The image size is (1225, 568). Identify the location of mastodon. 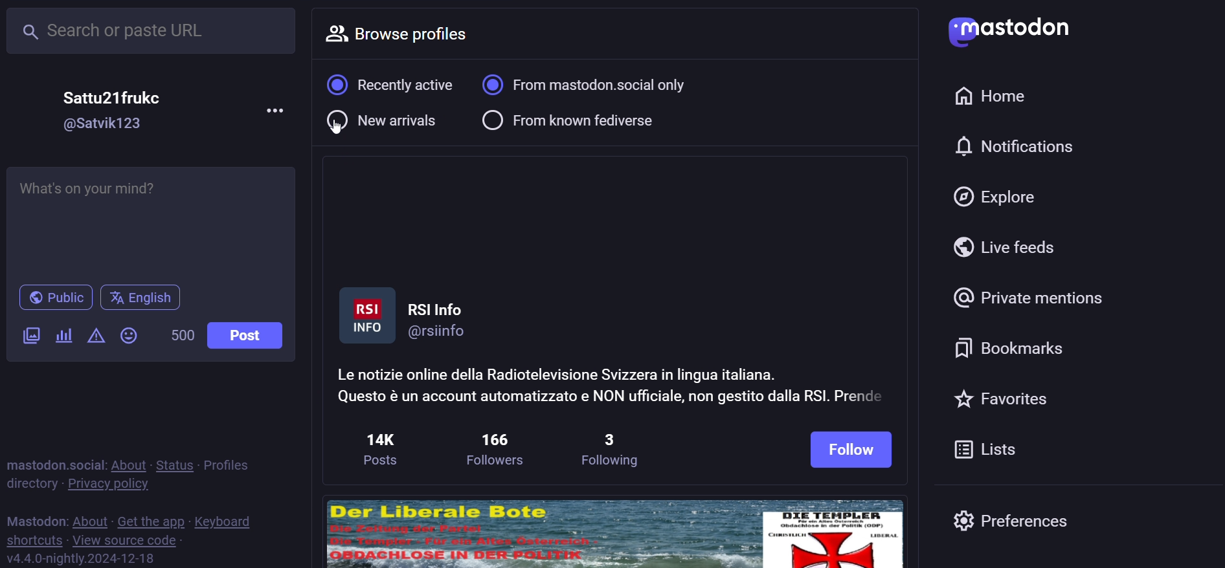
(1010, 31).